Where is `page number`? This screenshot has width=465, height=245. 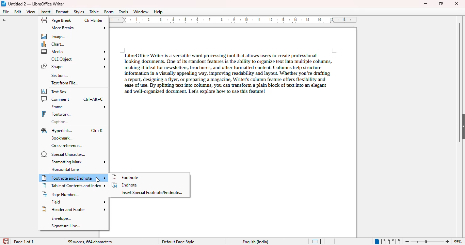
page number is located at coordinates (61, 194).